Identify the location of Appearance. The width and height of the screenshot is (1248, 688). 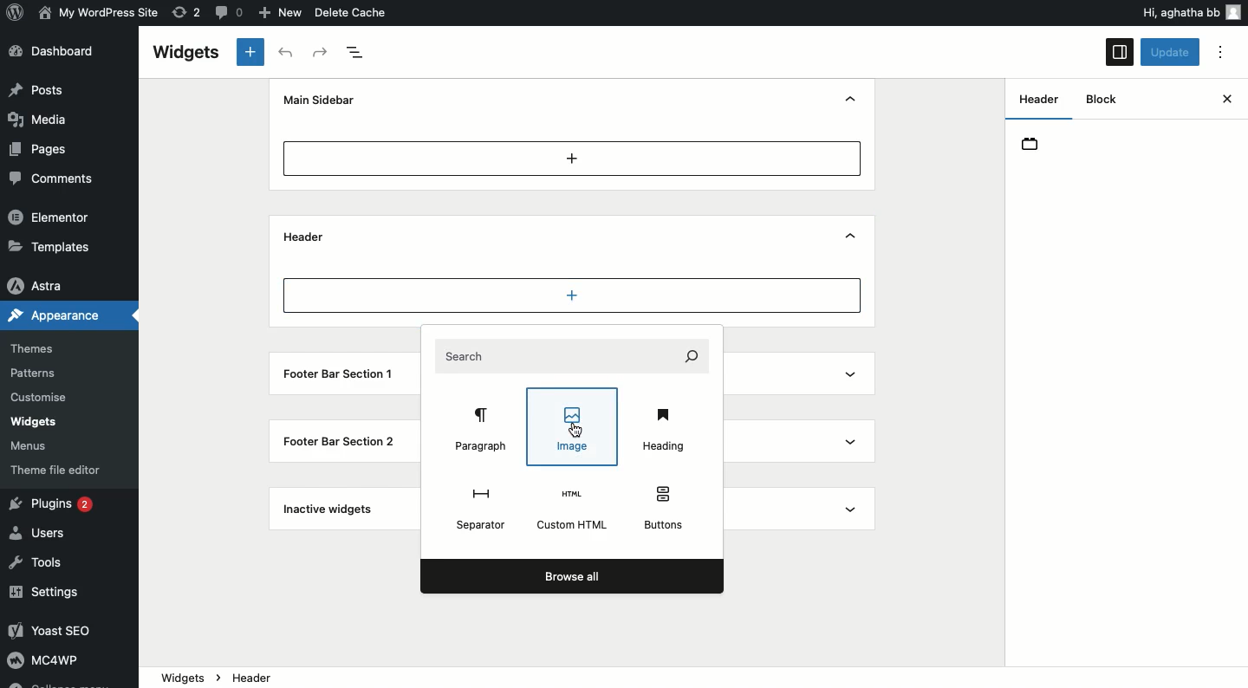
(54, 314).